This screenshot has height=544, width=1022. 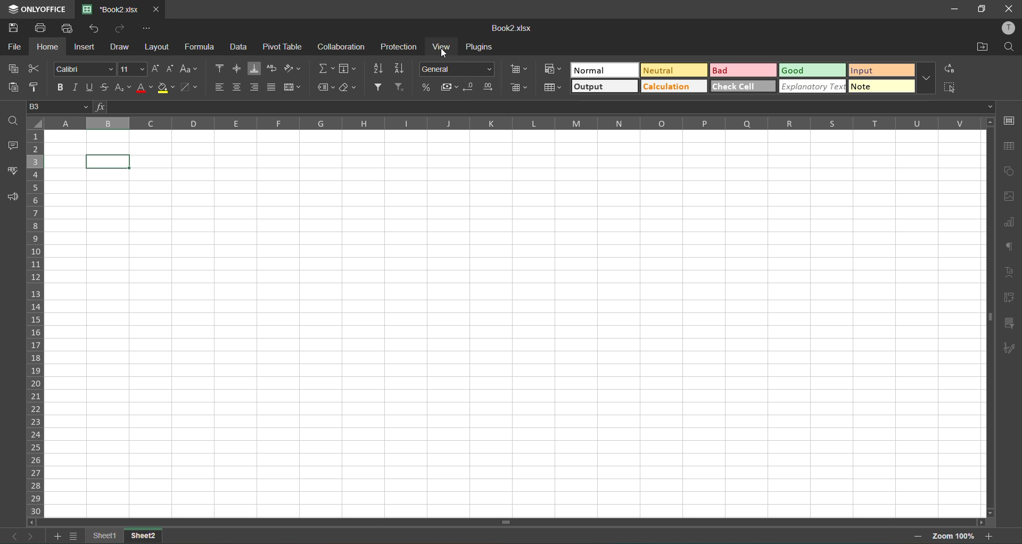 I want to click on data, so click(x=241, y=48).